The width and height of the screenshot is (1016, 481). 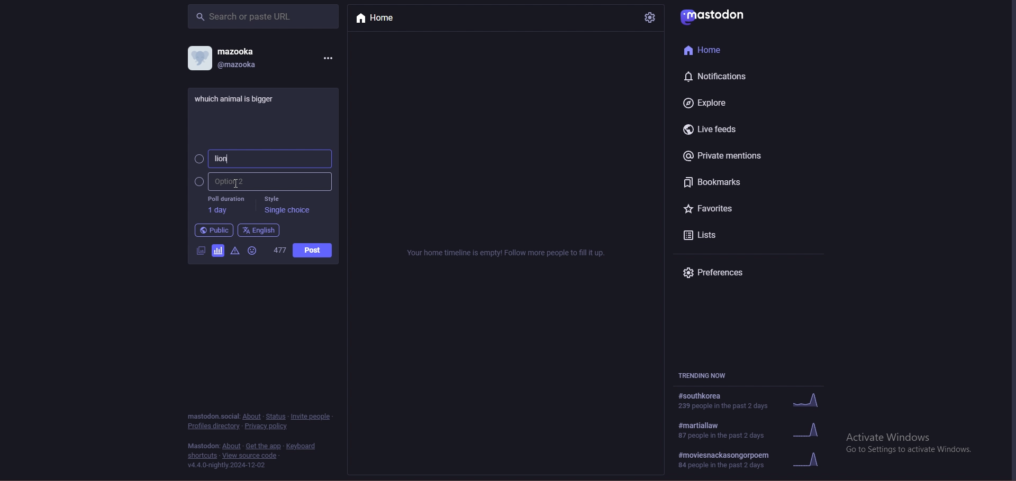 What do you see at coordinates (706, 49) in the screenshot?
I see `Home` at bounding box center [706, 49].